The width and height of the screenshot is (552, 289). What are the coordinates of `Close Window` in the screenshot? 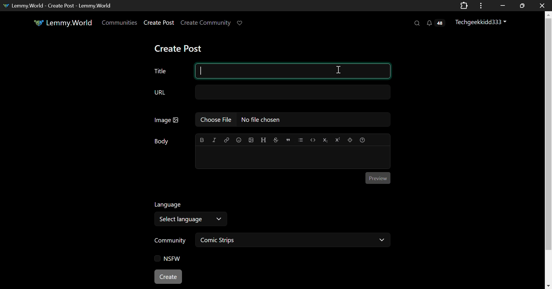 It's located at (540, 5).